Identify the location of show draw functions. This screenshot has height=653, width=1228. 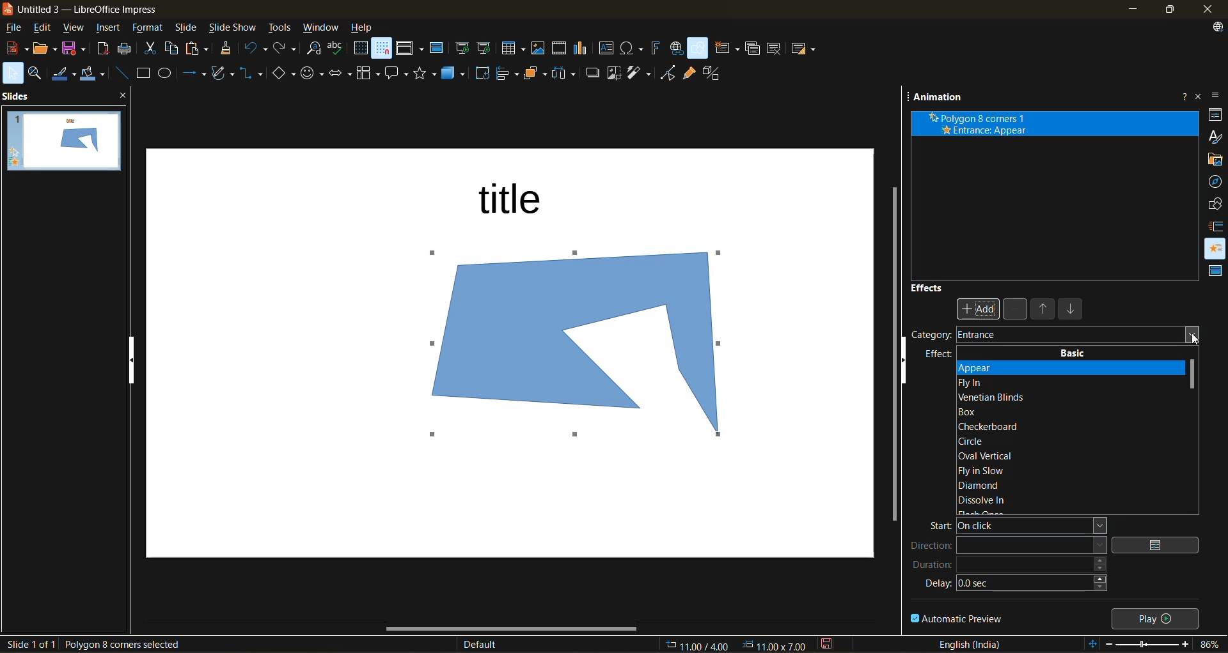
(698, 49).